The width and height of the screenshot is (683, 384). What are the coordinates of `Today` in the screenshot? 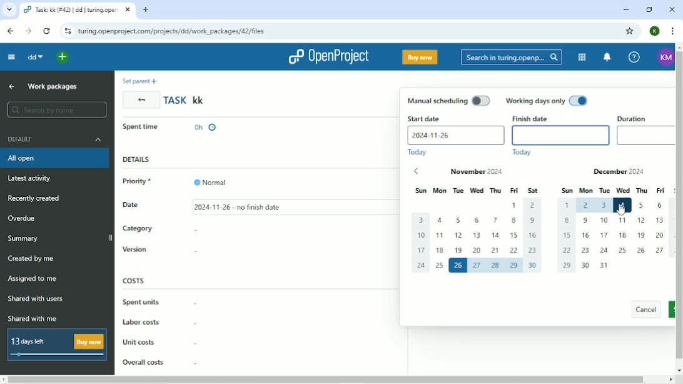 It's located at (422, 153).